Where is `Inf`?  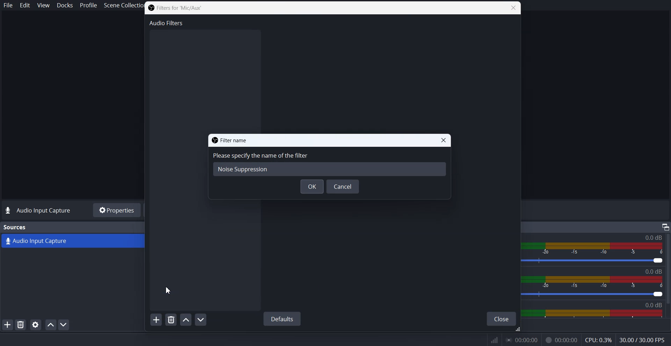
Inf is located at coordinates (495, 340).